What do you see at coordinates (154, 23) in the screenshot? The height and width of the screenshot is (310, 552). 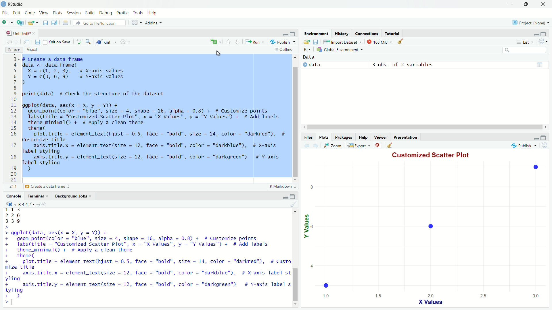 I see `Addins` at bounding box center [154, 23].